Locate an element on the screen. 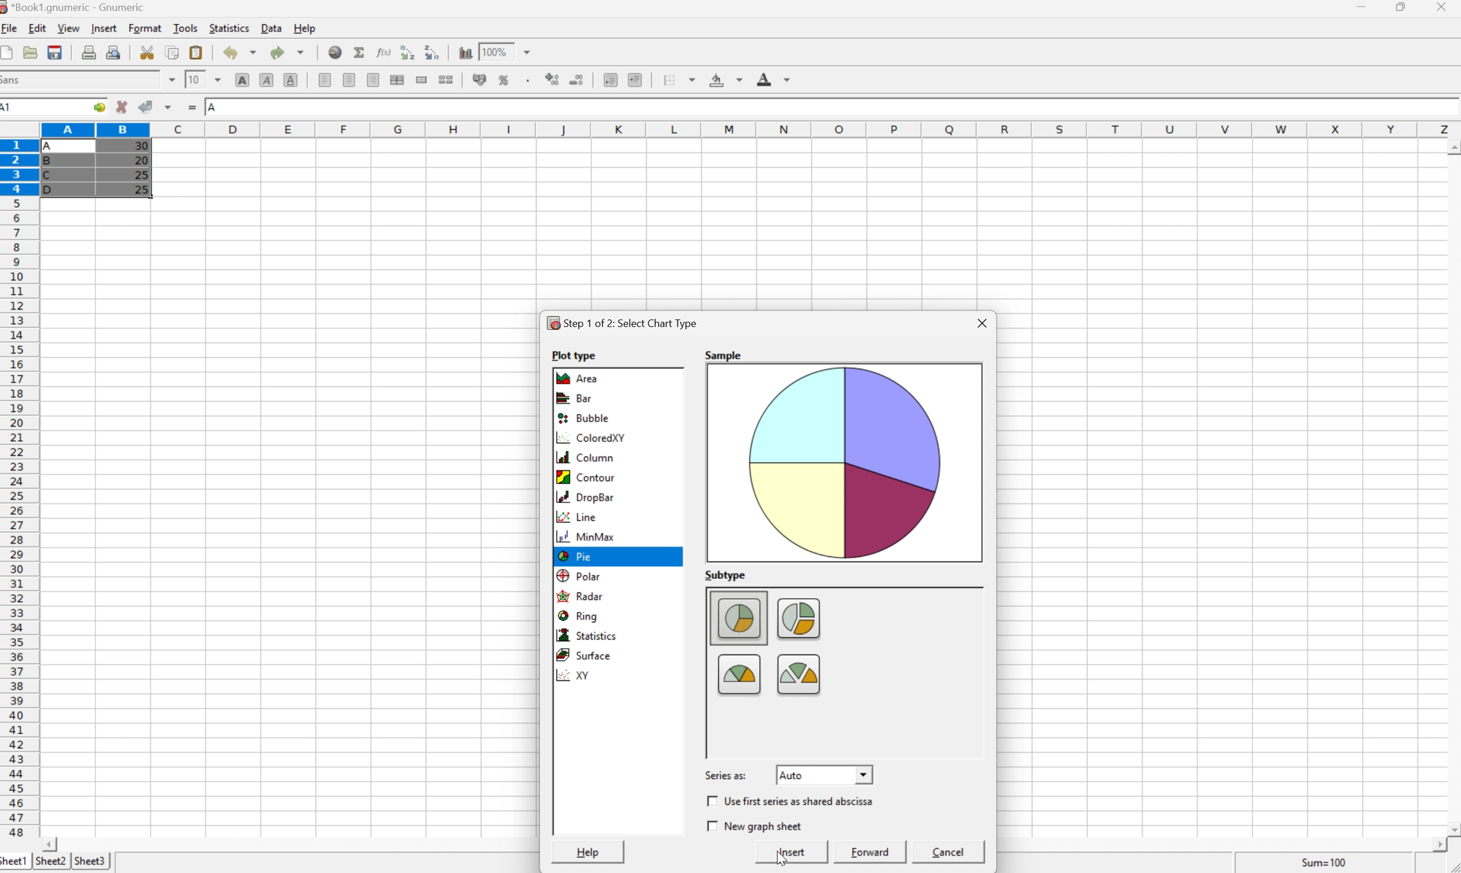 This screenshot has width=1461, height=873. Column names is located at coordinates (750, 128).